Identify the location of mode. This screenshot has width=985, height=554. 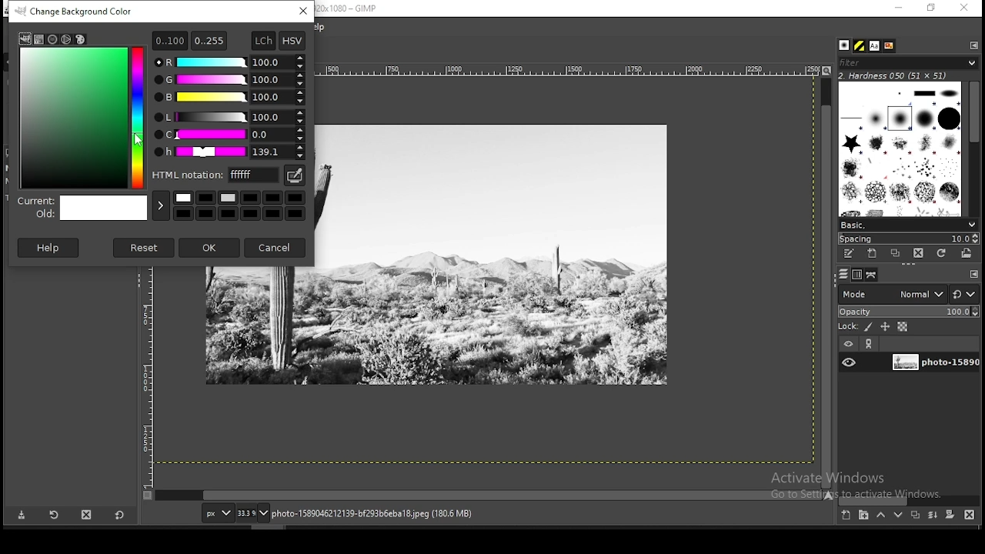
(892, 293).